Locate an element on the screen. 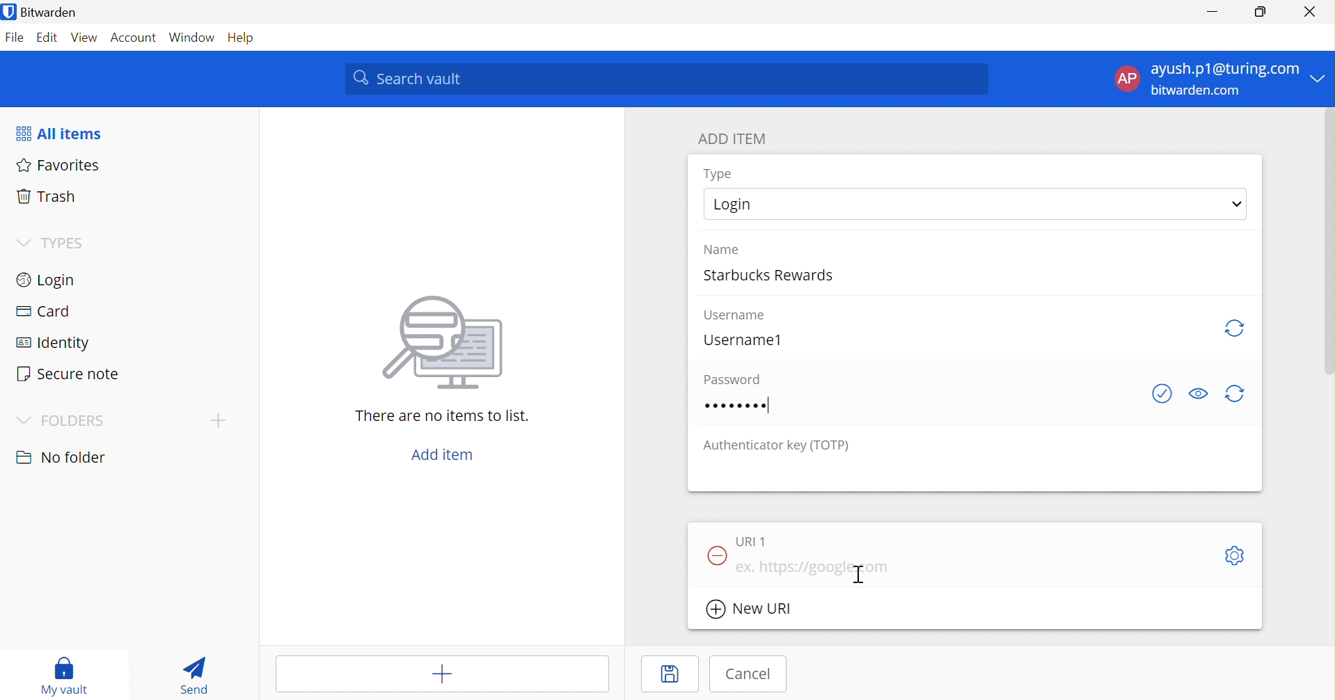 This screenshot has width=1335, height=700. Check if password has been exposed is located at coordinates (1164, 394).